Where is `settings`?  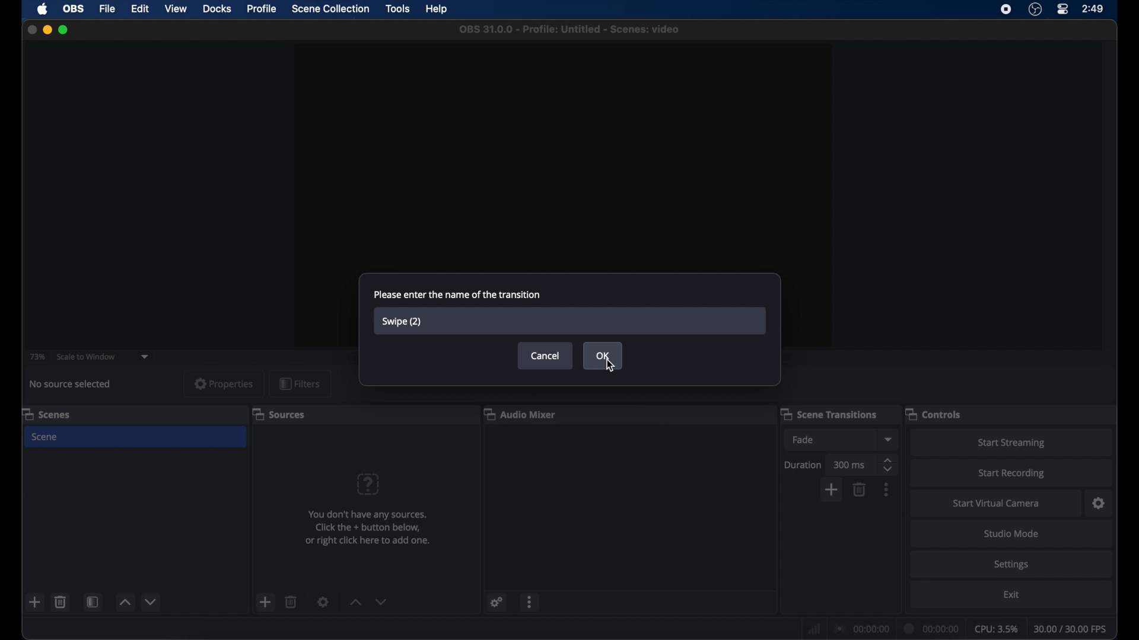
settings is located at coordinates (1012, 565).